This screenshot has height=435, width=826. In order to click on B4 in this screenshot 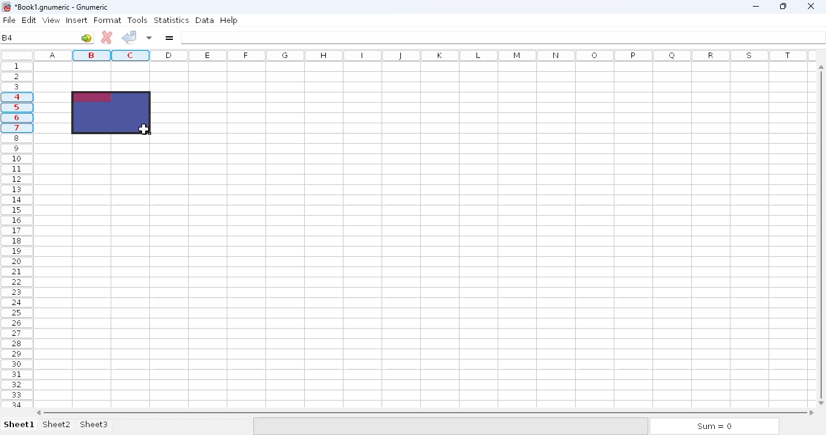, I will do `click(8, 37)`.